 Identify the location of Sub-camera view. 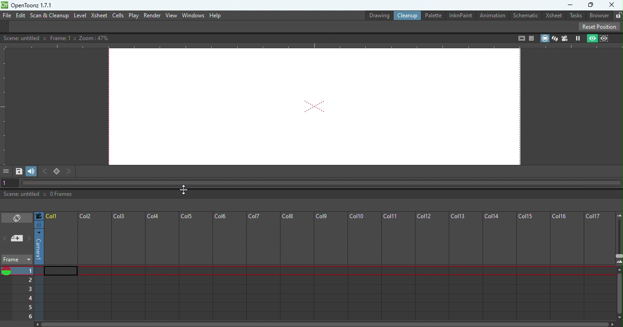
(606, 37).